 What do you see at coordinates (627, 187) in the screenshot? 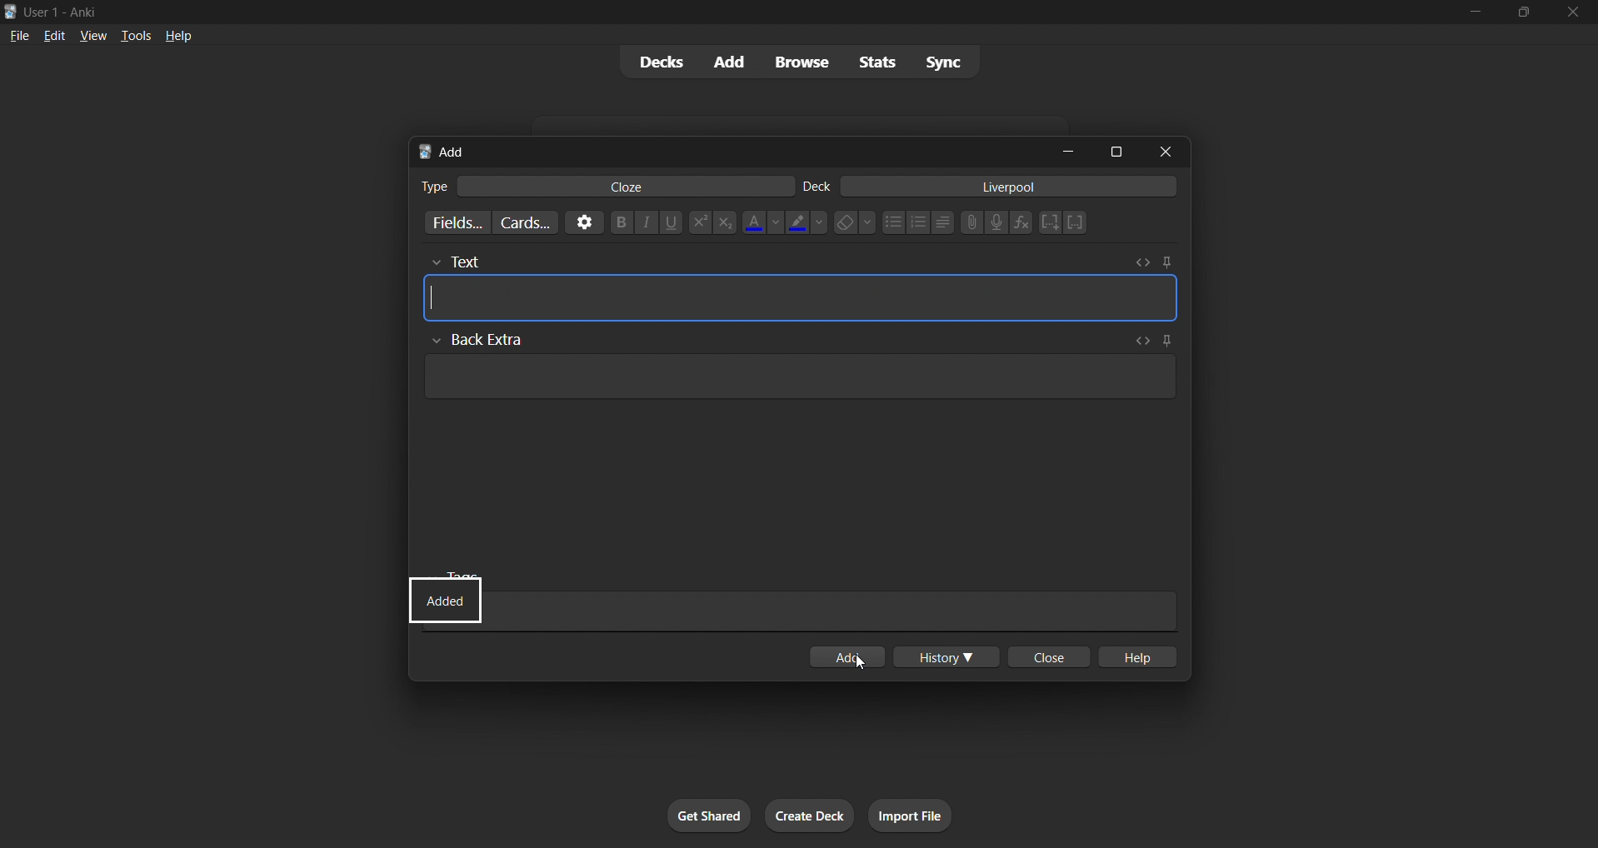
I see `cloze card type` at bounding box center [627, 187].